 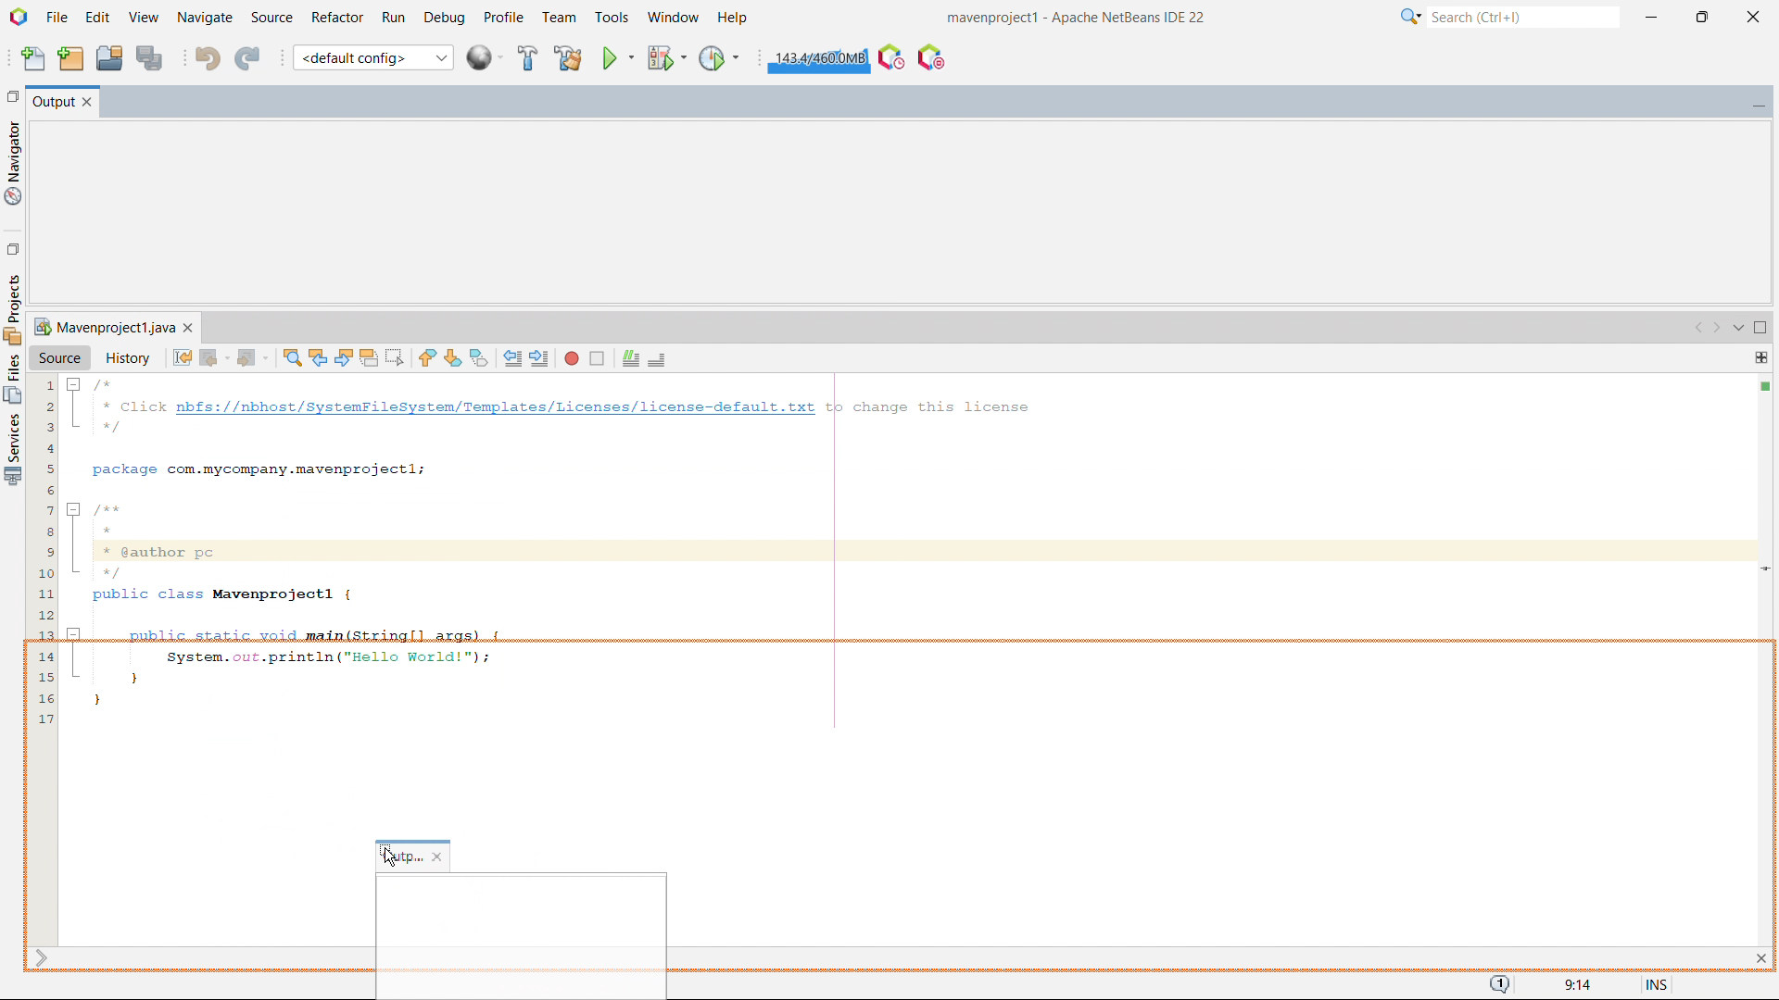 What do you see at coordinates (208, 57) in the screenshot?
I see `undo` at bounding box center [208, 57].